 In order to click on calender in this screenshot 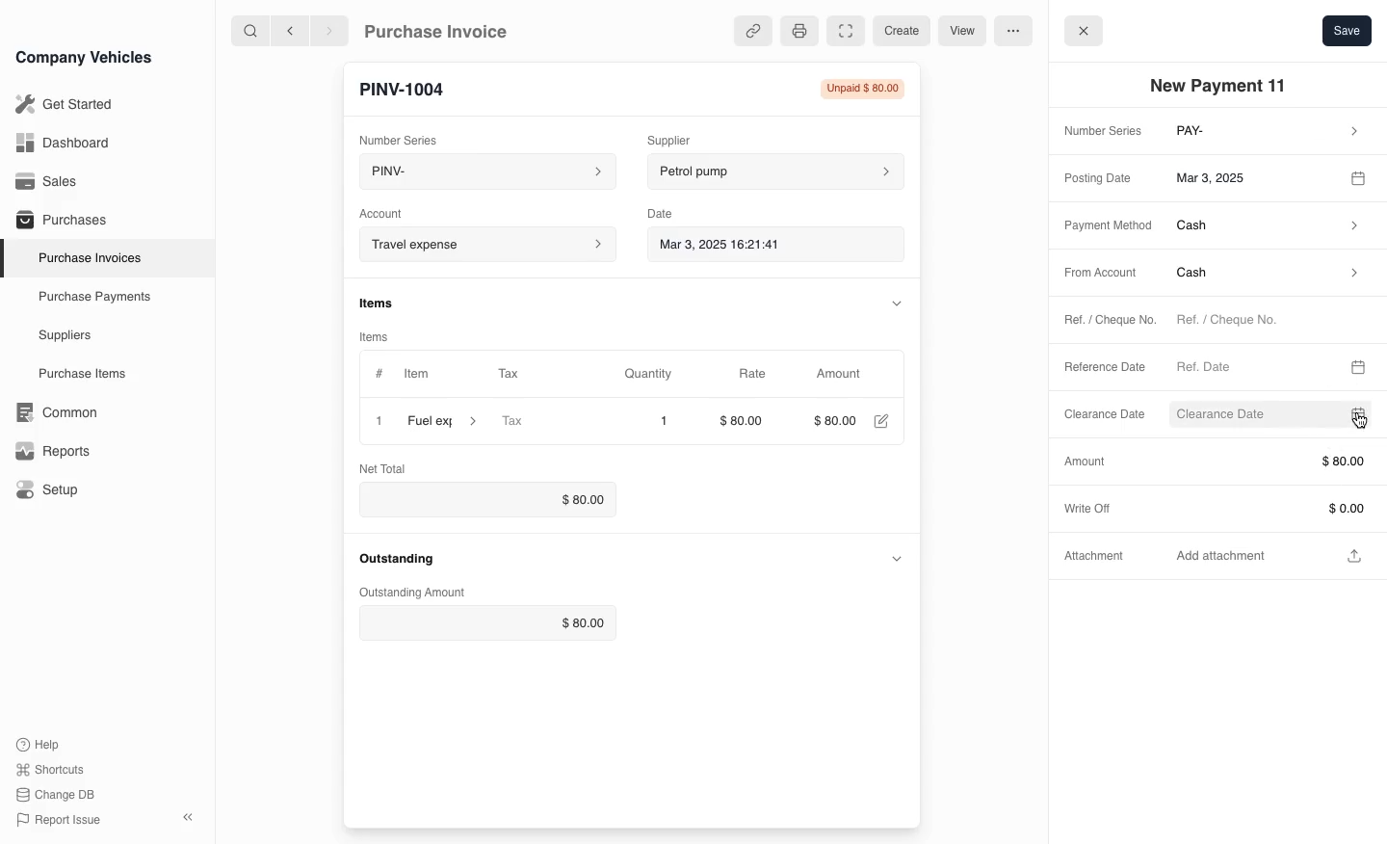, I will do `click(1356, 414)`.